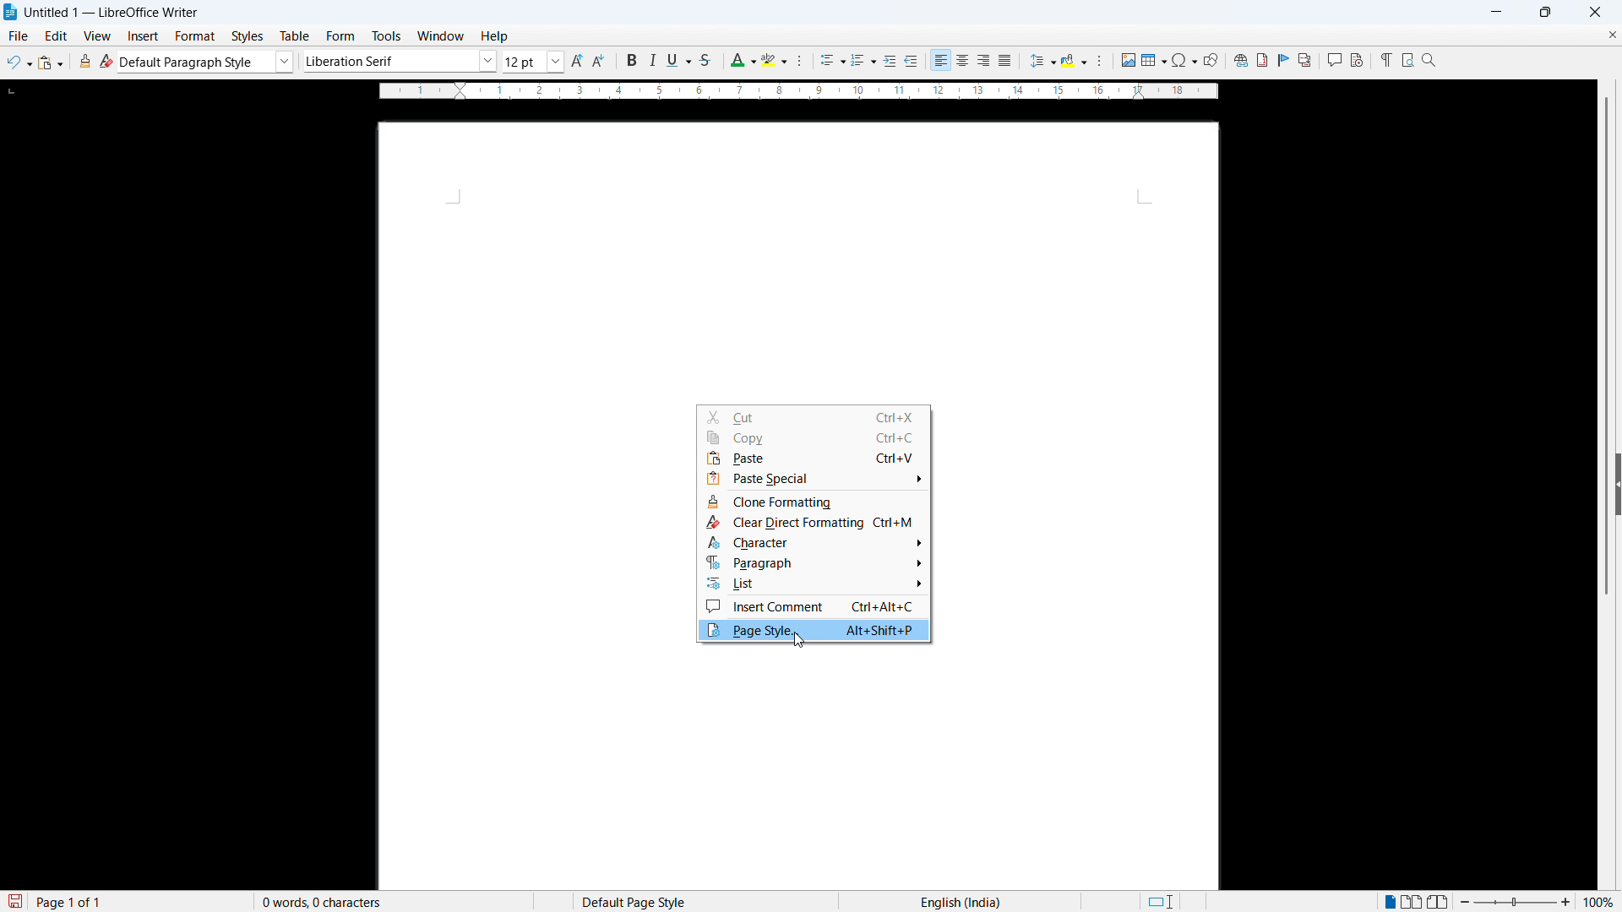 Image resolution: width=1622 pixels, height=912 pixels. I want to click on 0 words, 0 characters, so click(323, 902).